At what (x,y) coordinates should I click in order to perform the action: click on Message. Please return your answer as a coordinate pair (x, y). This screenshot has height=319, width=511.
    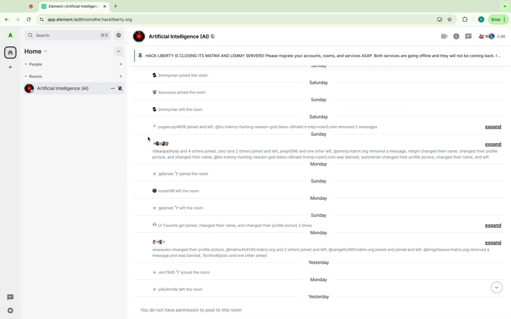
    Looking at the image, I should click on (176, 208).